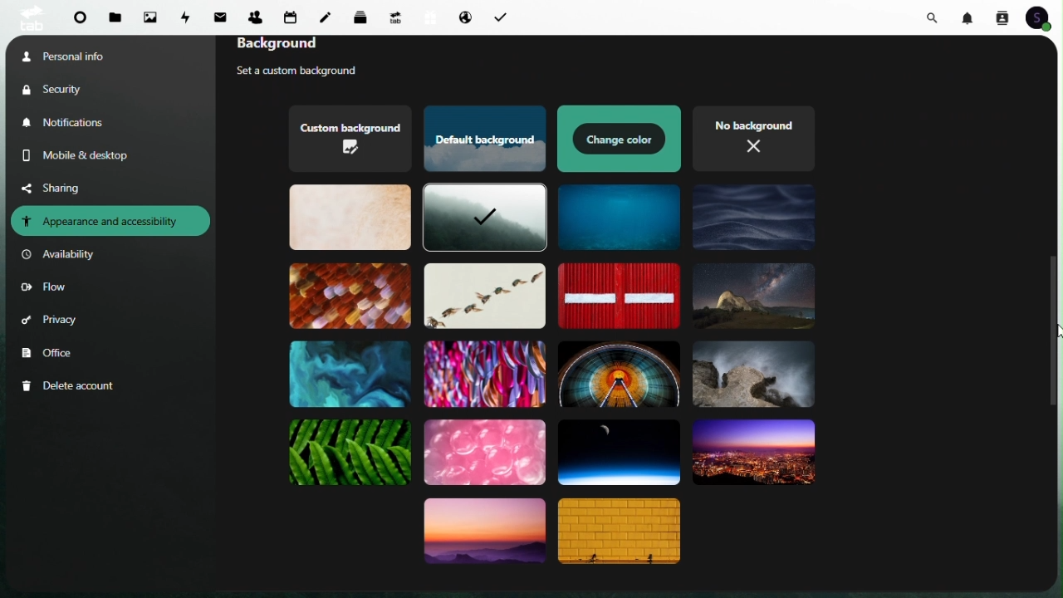 The height and width of the screenshot is (598, 1063). What do you see at coordinates (223, 16) in the screenshot?
I see `mail` at bounding box center [223, 16].